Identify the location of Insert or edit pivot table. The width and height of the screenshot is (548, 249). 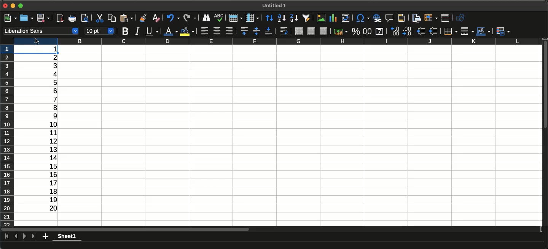
(346, 18).